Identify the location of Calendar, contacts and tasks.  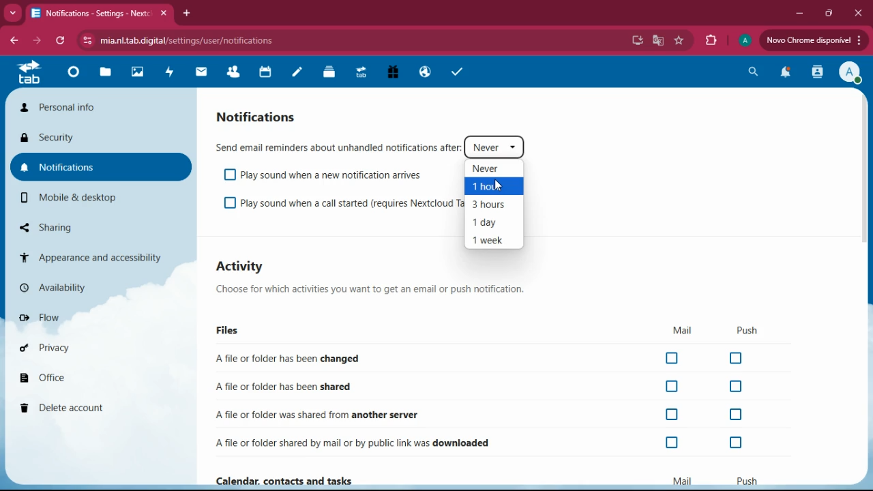
(284, 480).